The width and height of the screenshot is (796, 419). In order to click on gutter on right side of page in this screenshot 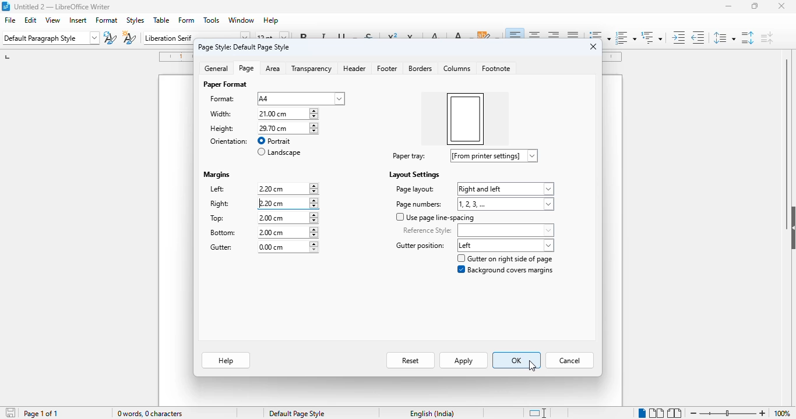, I will do `click(506, 258)`.